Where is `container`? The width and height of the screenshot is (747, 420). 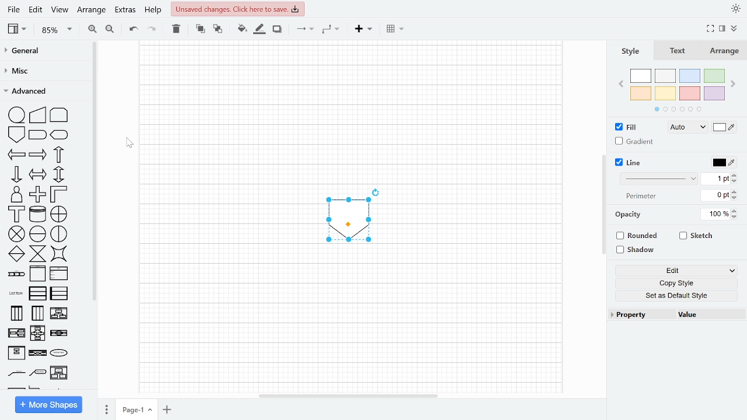 container is located at coordinates (37, 275).